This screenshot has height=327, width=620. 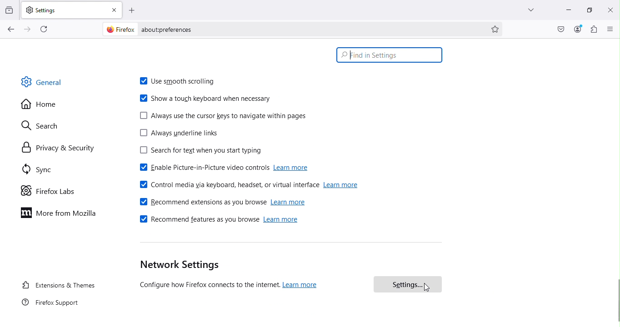 I want to click on Account, so click(x=578, y=29).